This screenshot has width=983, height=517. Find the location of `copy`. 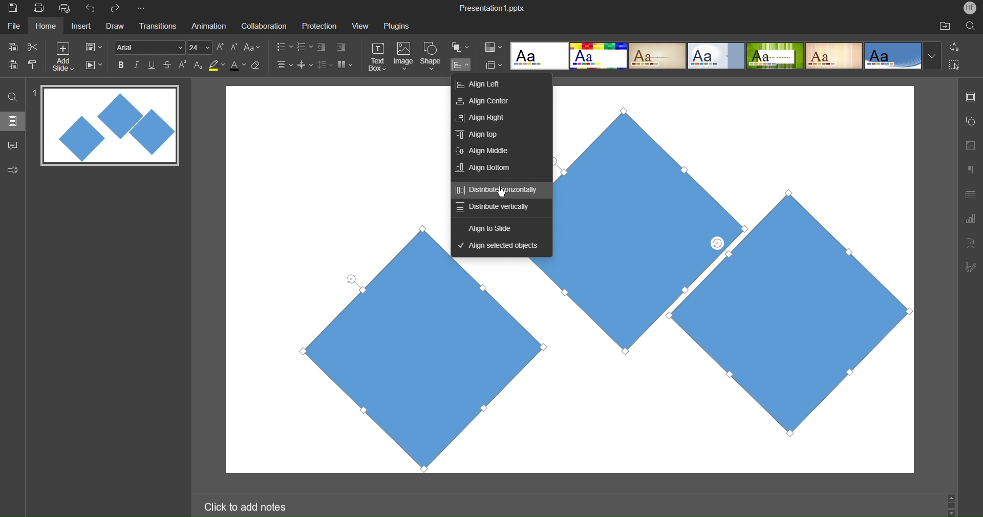

copy is located at coordinates (11, 47).